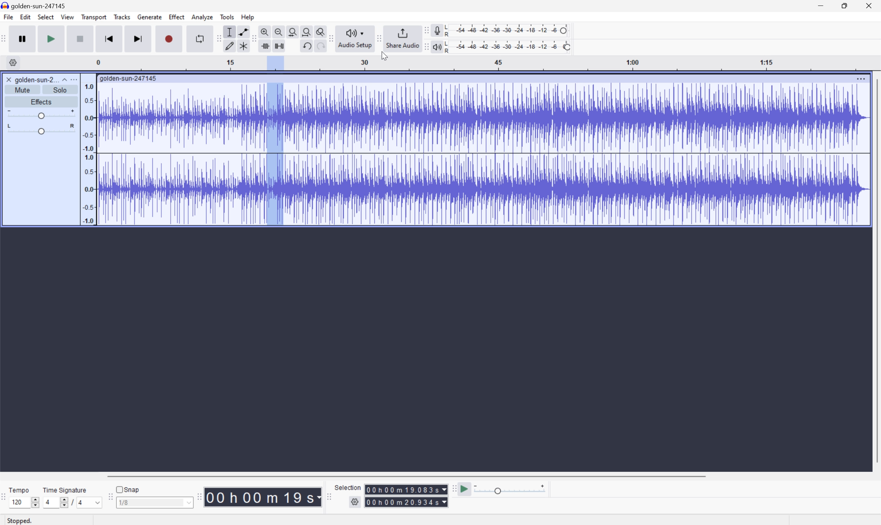 The image size is (881, 525). I want to click on Tools, so click(228, 17).